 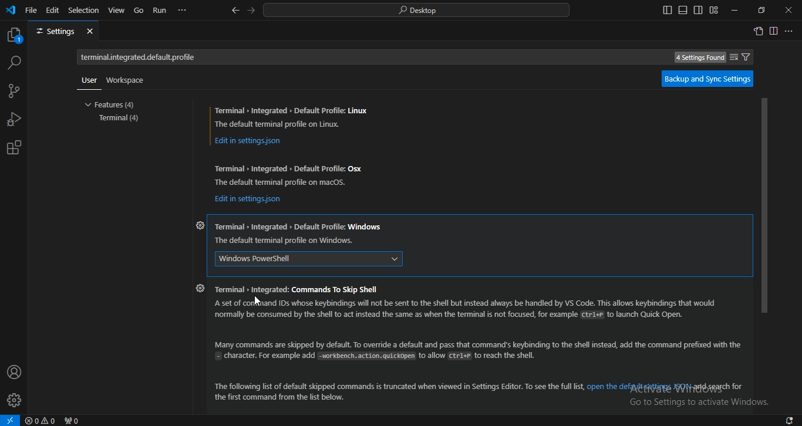 What do you see at coordinates (790, 421) in the screenshot?
I see `notifications` at bounding box center [790, 421].